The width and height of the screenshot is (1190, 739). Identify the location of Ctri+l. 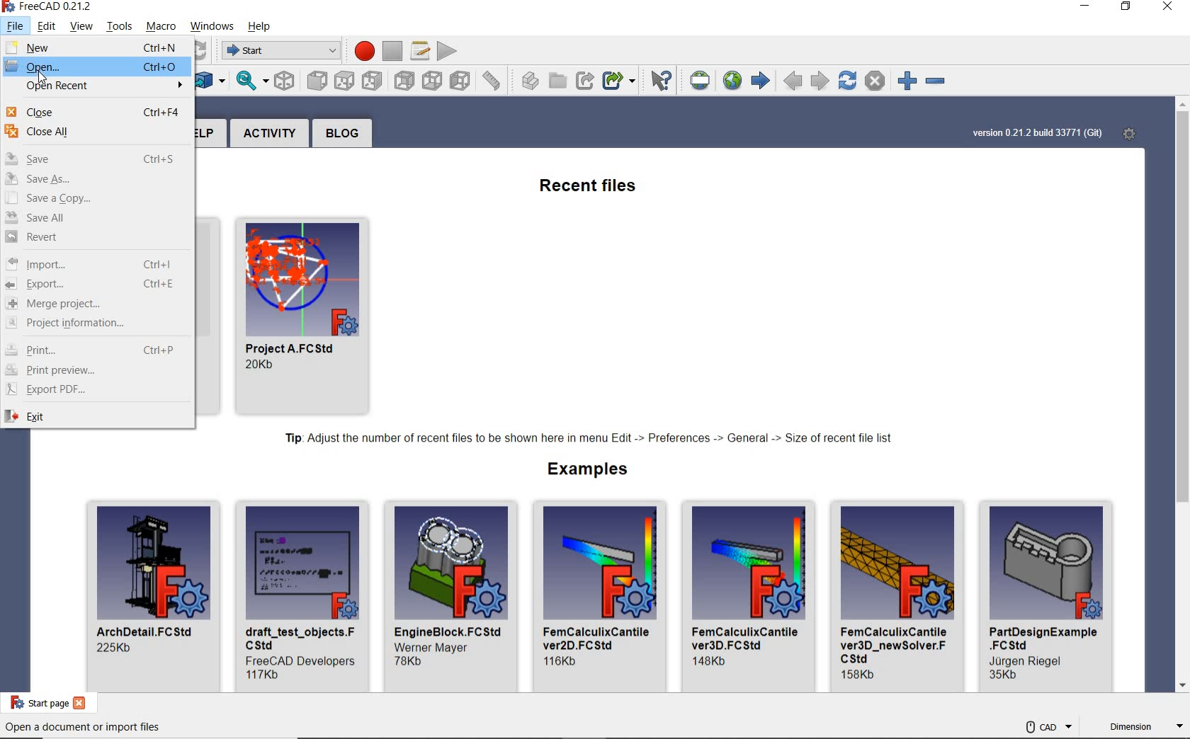
(159, 265).